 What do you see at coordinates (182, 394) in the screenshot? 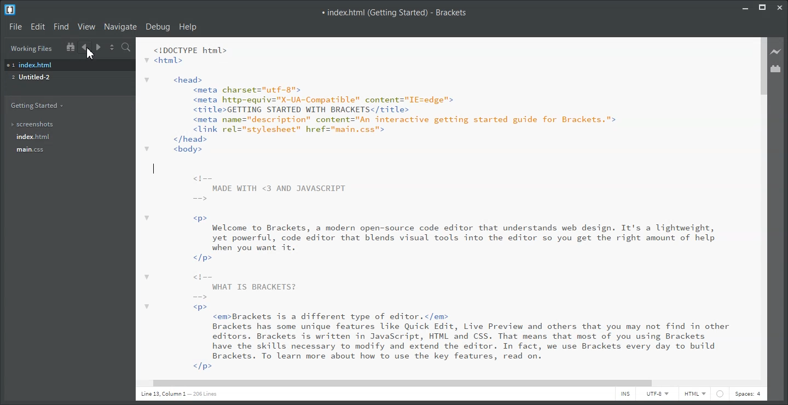
I see `Text` at bounding box center [182, 394].